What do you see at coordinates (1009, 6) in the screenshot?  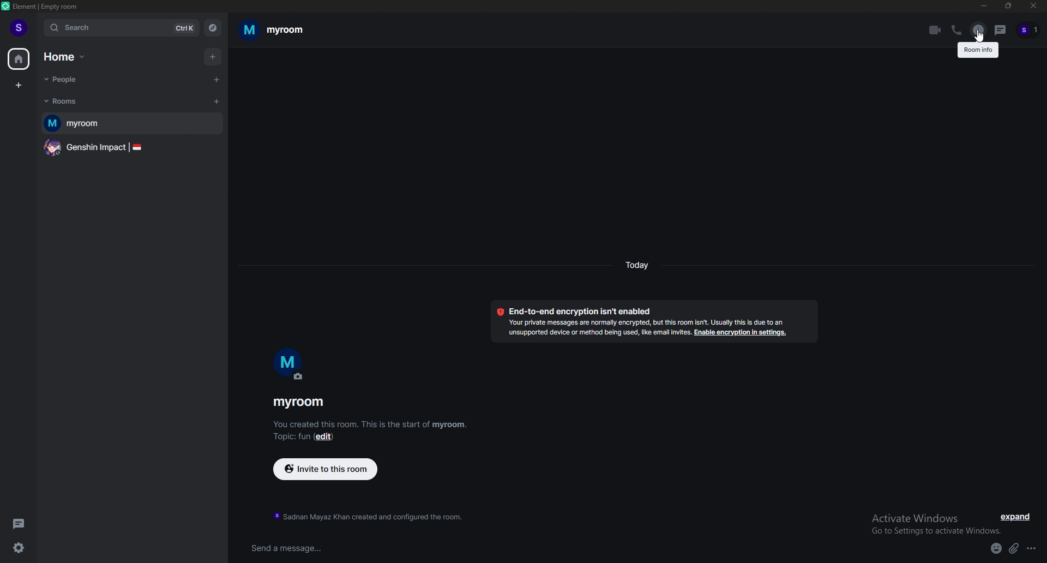 I see `resize` at bounding box center [1009, 6].